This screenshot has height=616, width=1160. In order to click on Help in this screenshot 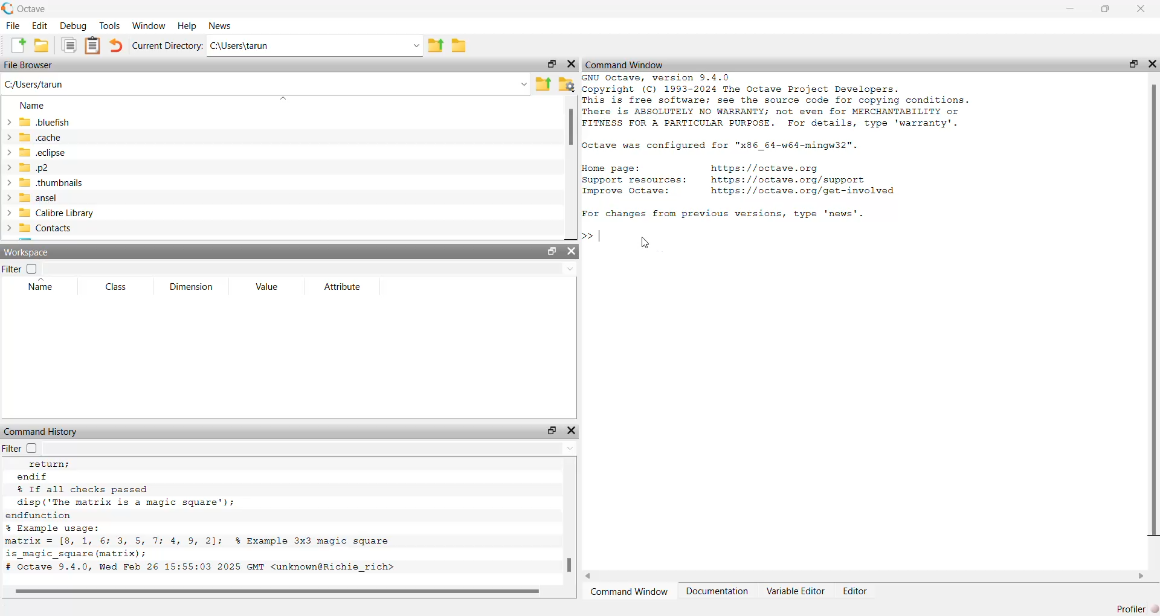, I will do `click(188, 25)`.